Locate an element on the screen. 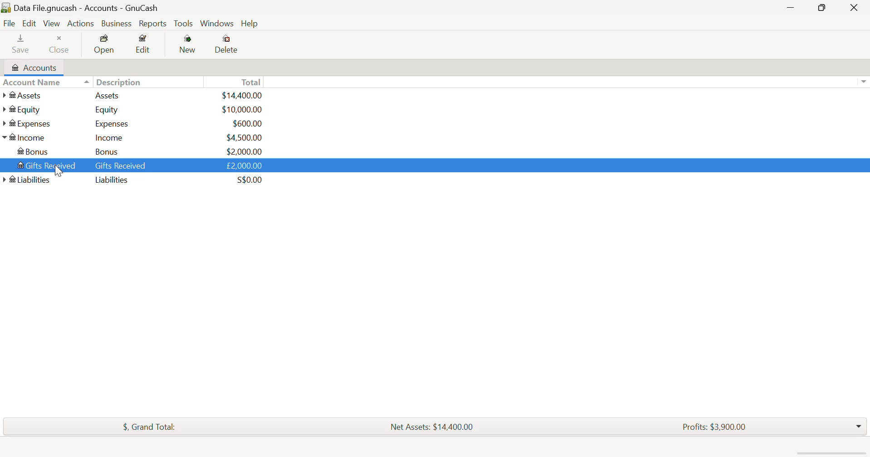  Edit is located at coordinates (144, 45).